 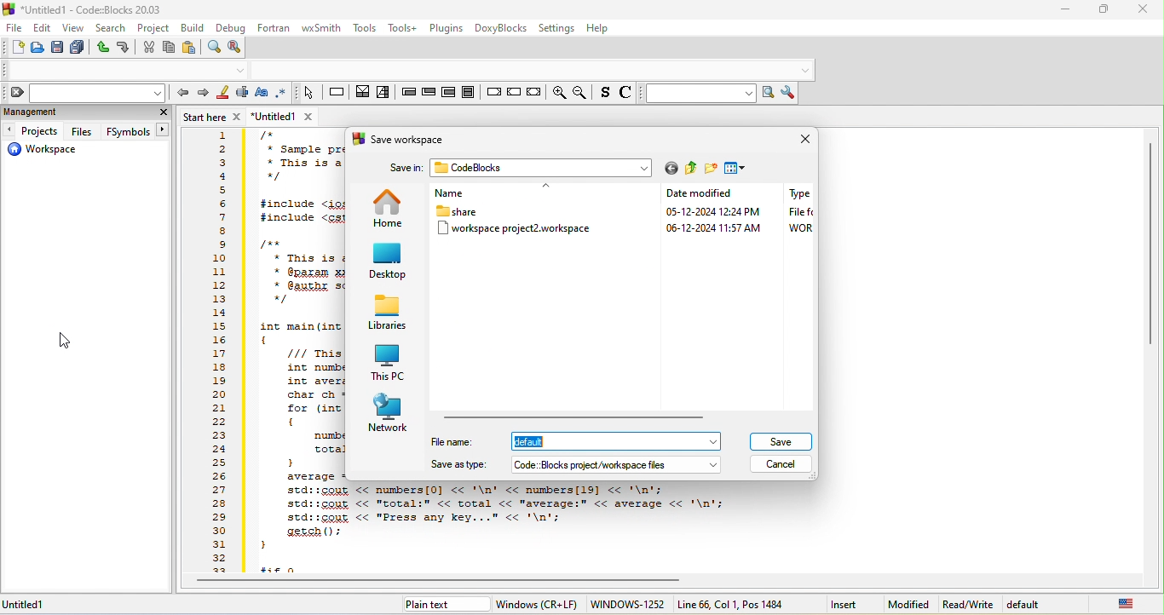 What do you see at coordinates (406, 170) in the screenshot?
I see `save in` at bounding box center [406, 170].